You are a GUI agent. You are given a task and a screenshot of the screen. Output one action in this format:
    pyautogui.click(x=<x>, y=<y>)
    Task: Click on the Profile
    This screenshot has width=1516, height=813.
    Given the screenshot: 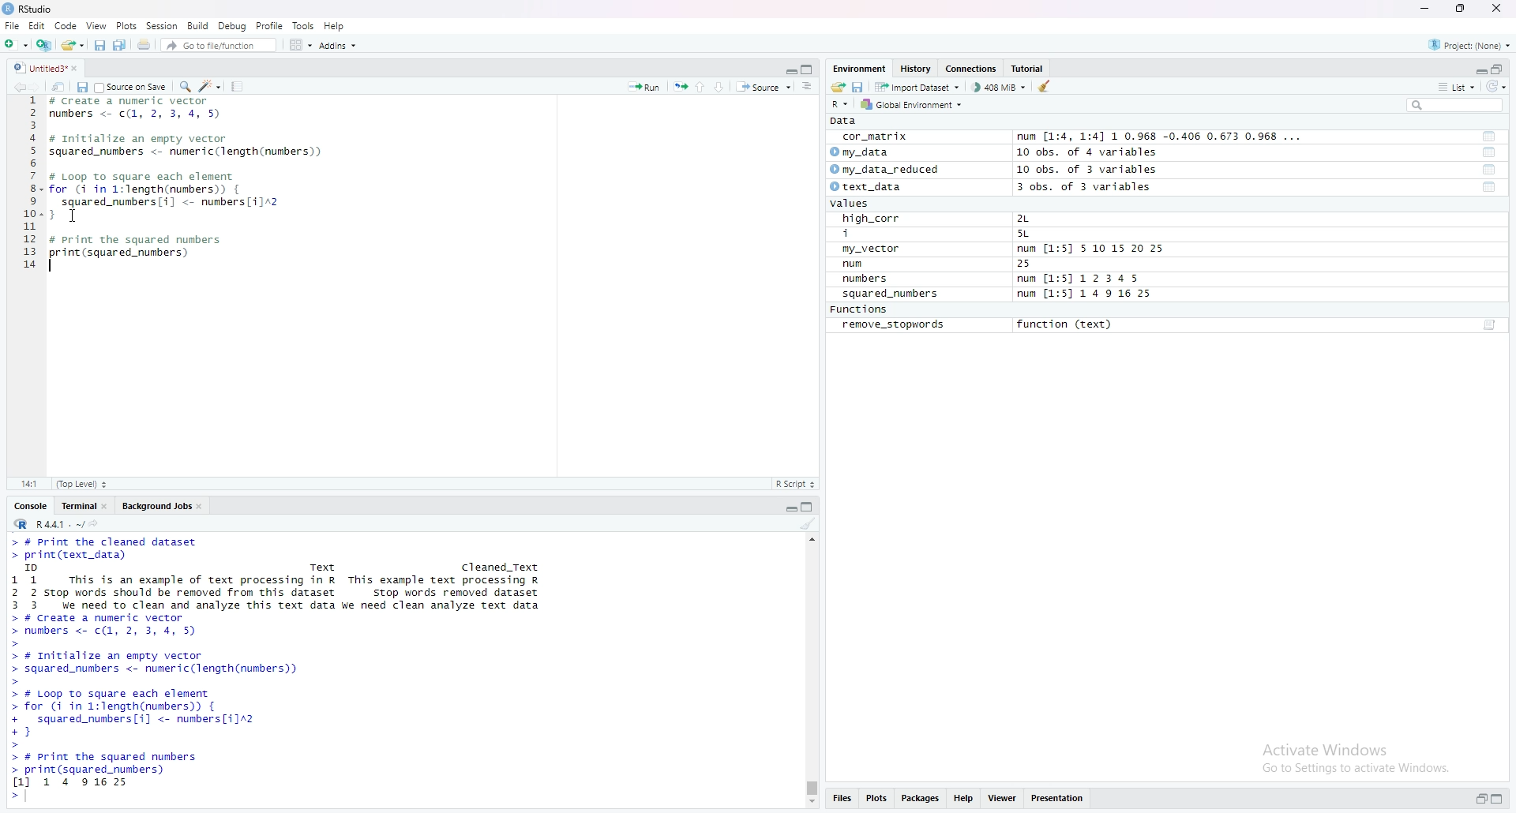 What is the action you would take?
    pyautogui.click(x=270, y=25)
    